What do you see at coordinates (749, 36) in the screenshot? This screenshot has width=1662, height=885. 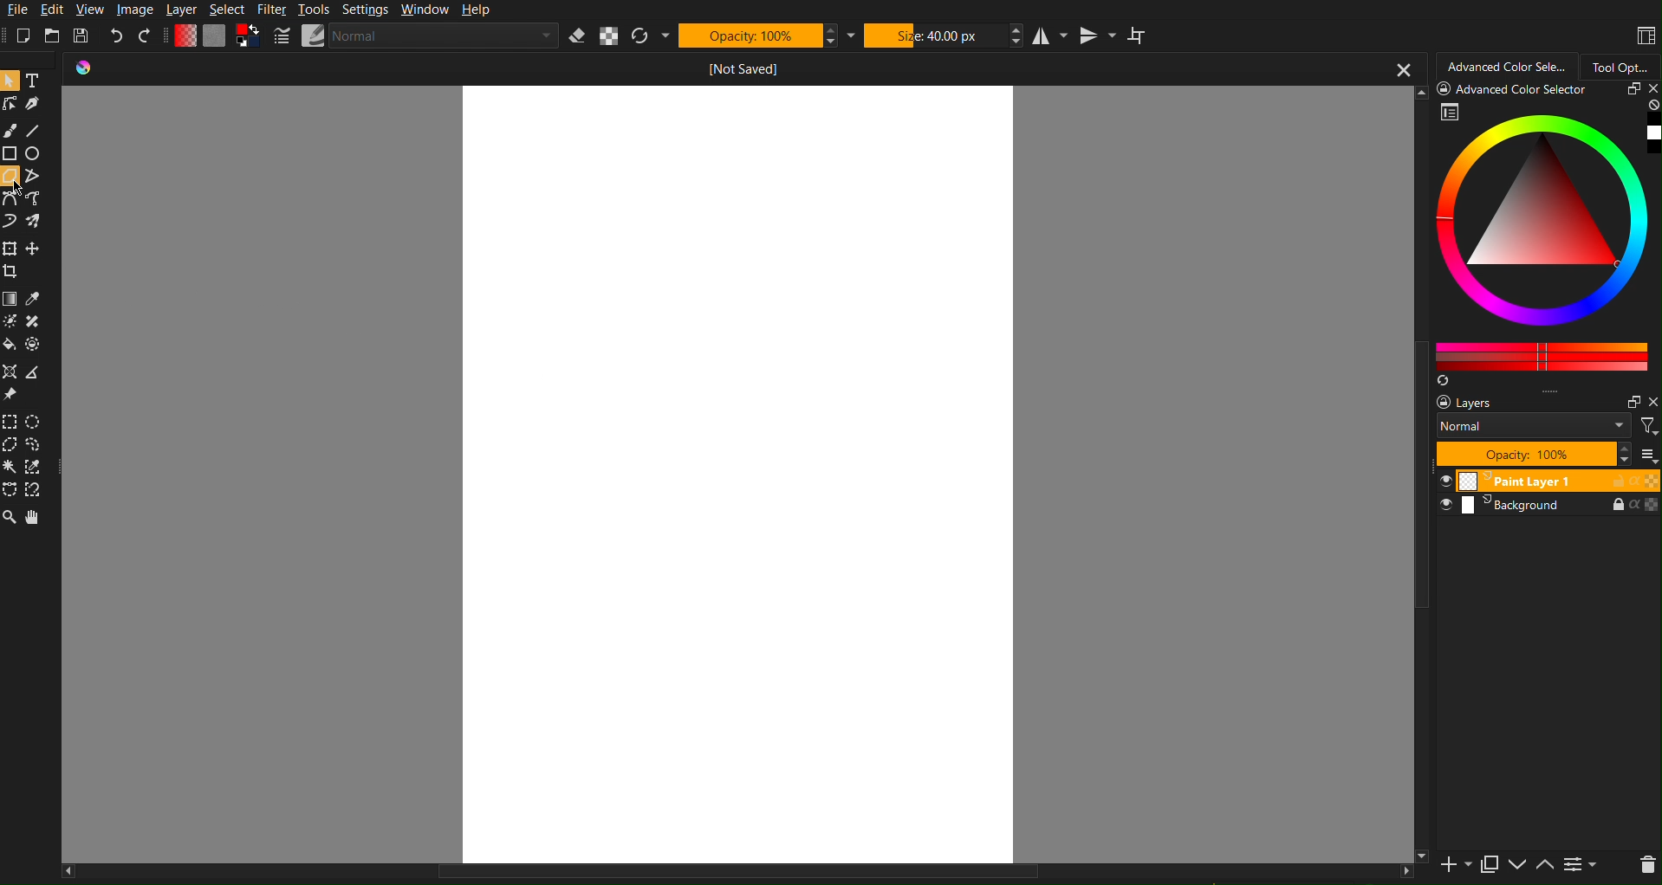 I see `Opacity: 100%` at bounding box center [749, 36].